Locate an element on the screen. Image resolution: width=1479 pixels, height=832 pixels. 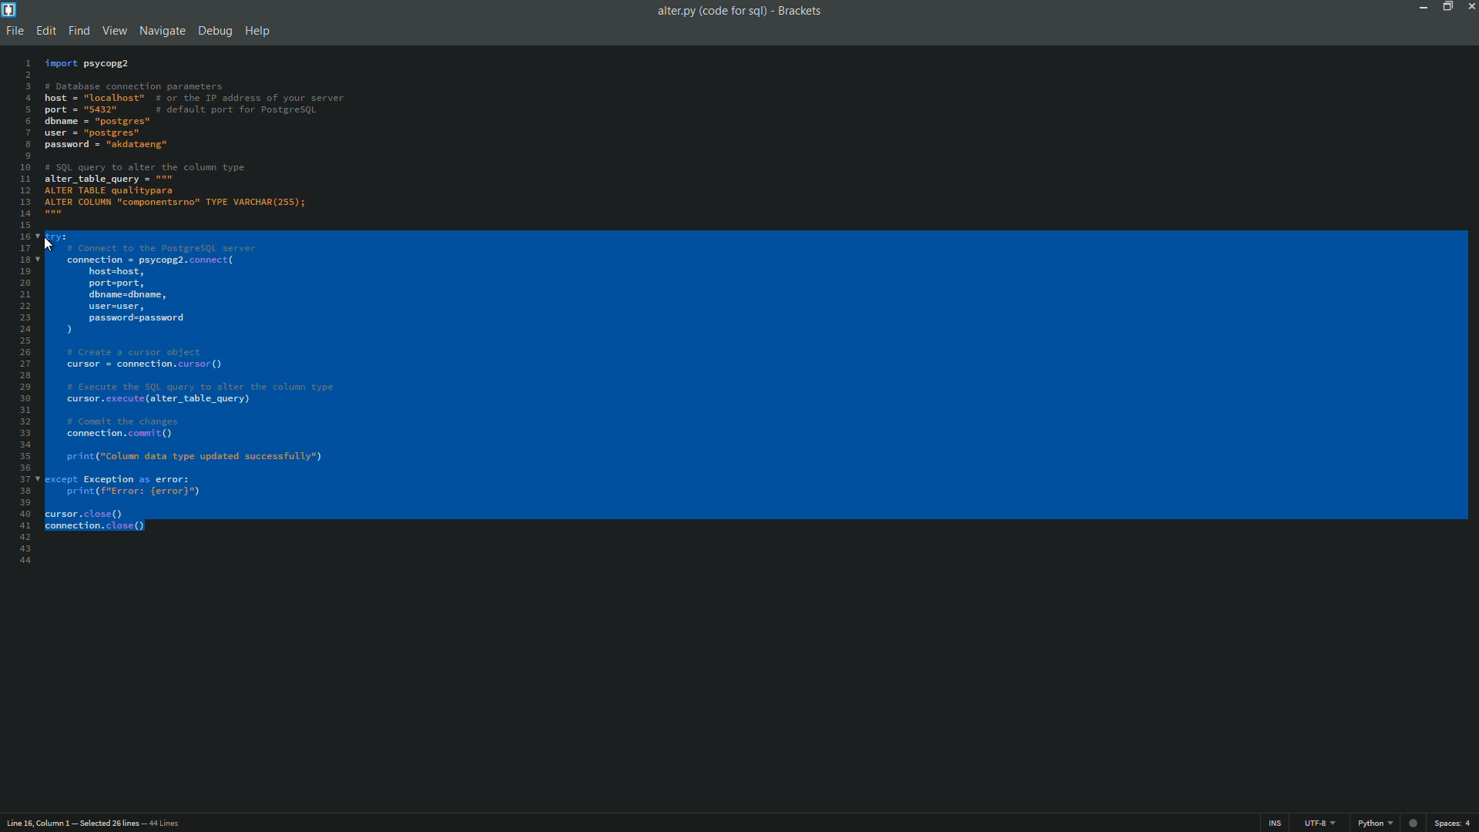
find menu is located at coordinates (78, 31).